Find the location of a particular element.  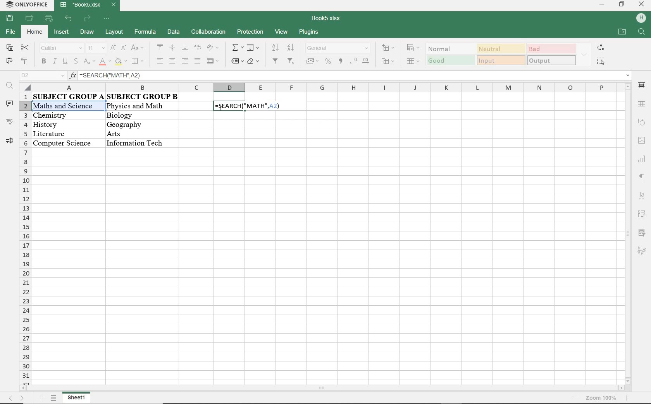

sign is located at coordinates (644, 234).